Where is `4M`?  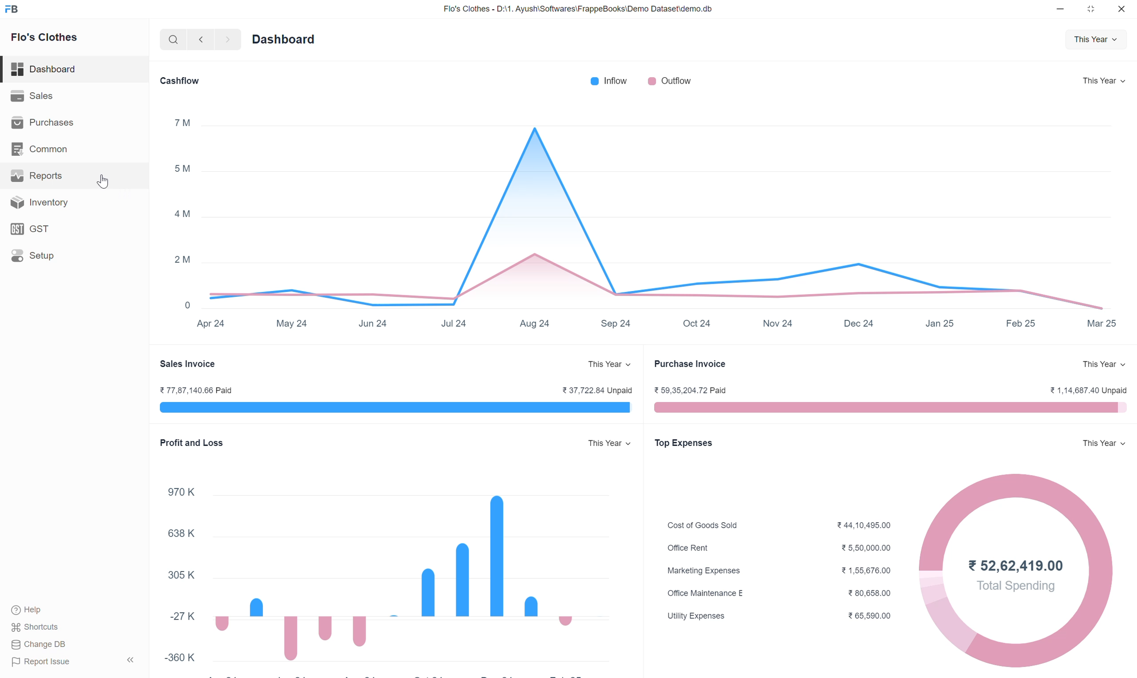
4M is located at coordinates (182, 215).